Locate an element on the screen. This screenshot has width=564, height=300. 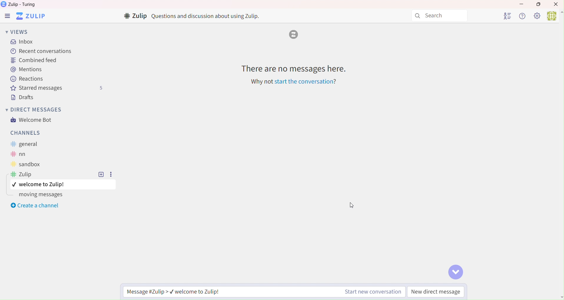
Text is located at coordinates (23, 4).